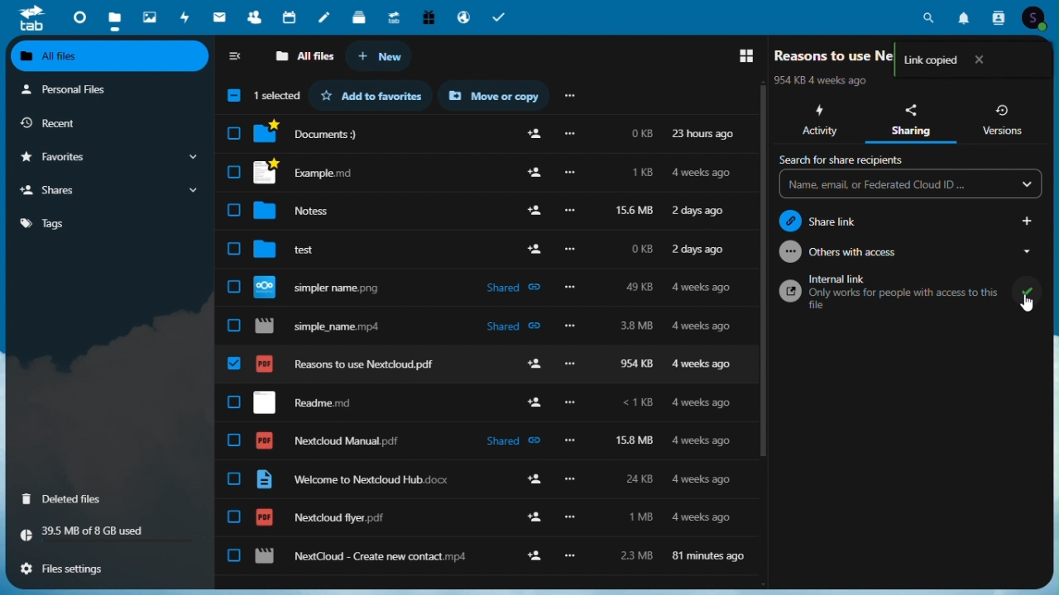 This screenshot has height=595, width=1059. I want to click on more options, so click(569, 440).